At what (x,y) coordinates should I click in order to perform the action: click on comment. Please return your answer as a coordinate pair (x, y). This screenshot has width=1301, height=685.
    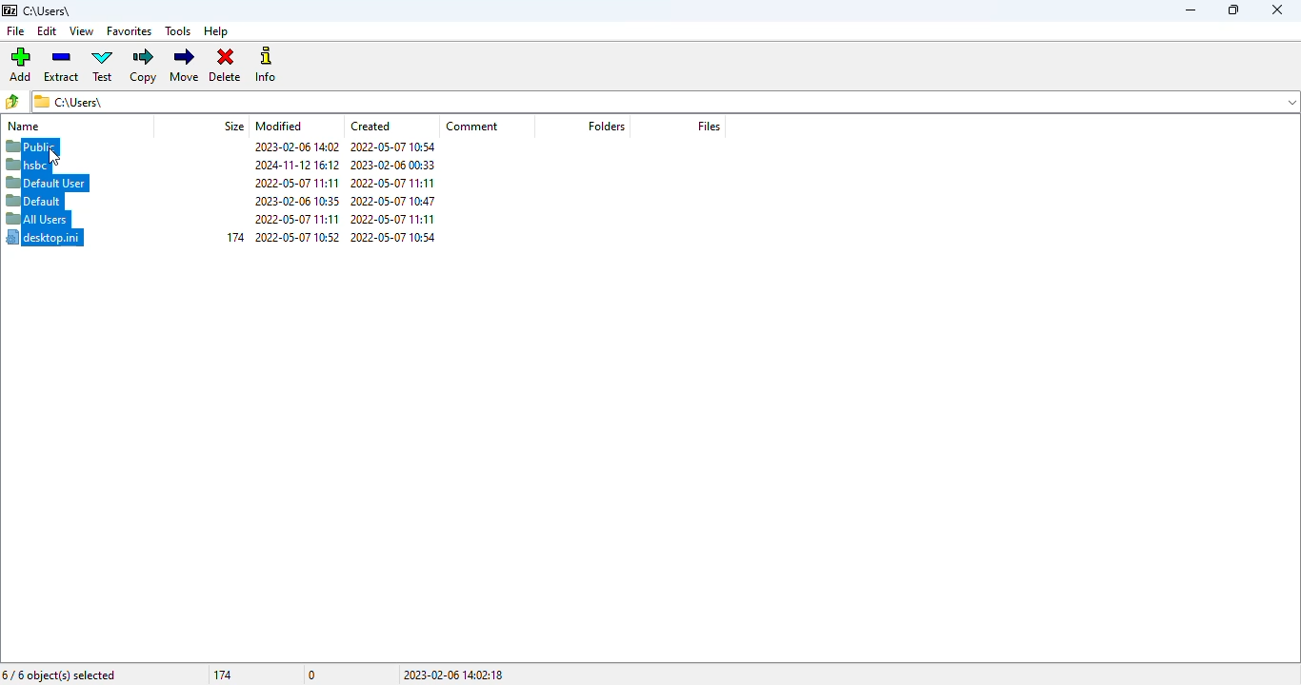
    Looking at the image, I should click on (472, 127).